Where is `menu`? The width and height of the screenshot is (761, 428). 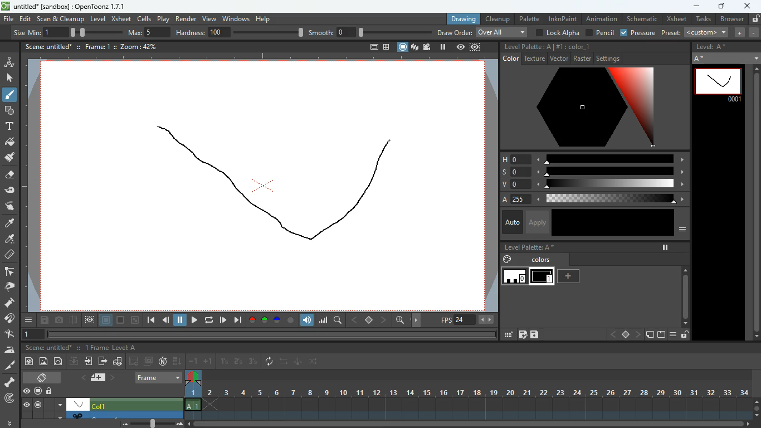
menu is located at coordinates (672, 335).